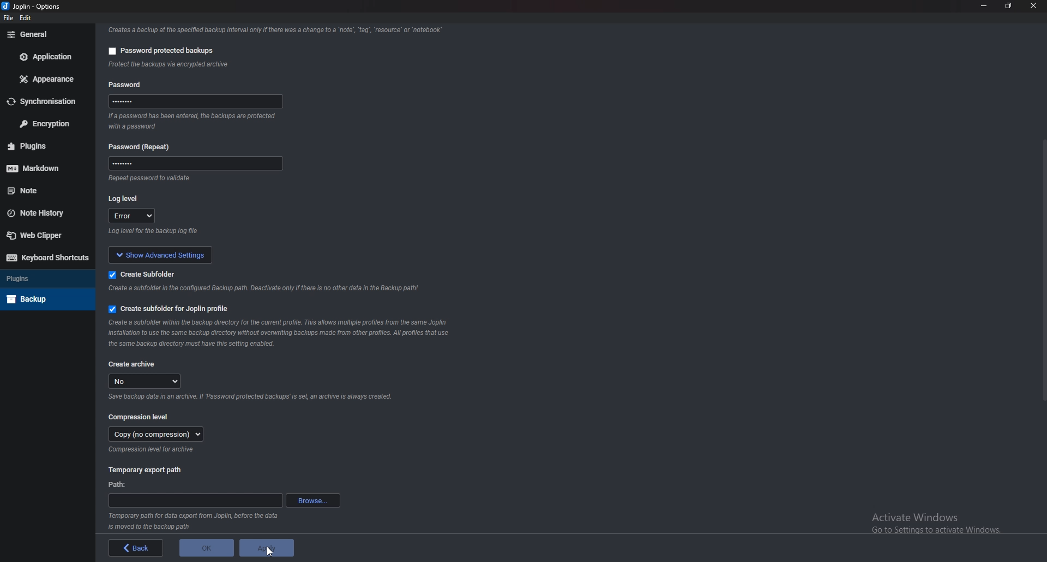 This screenshot has width=1047, height=562. I want to click on password, so click(198, 101).